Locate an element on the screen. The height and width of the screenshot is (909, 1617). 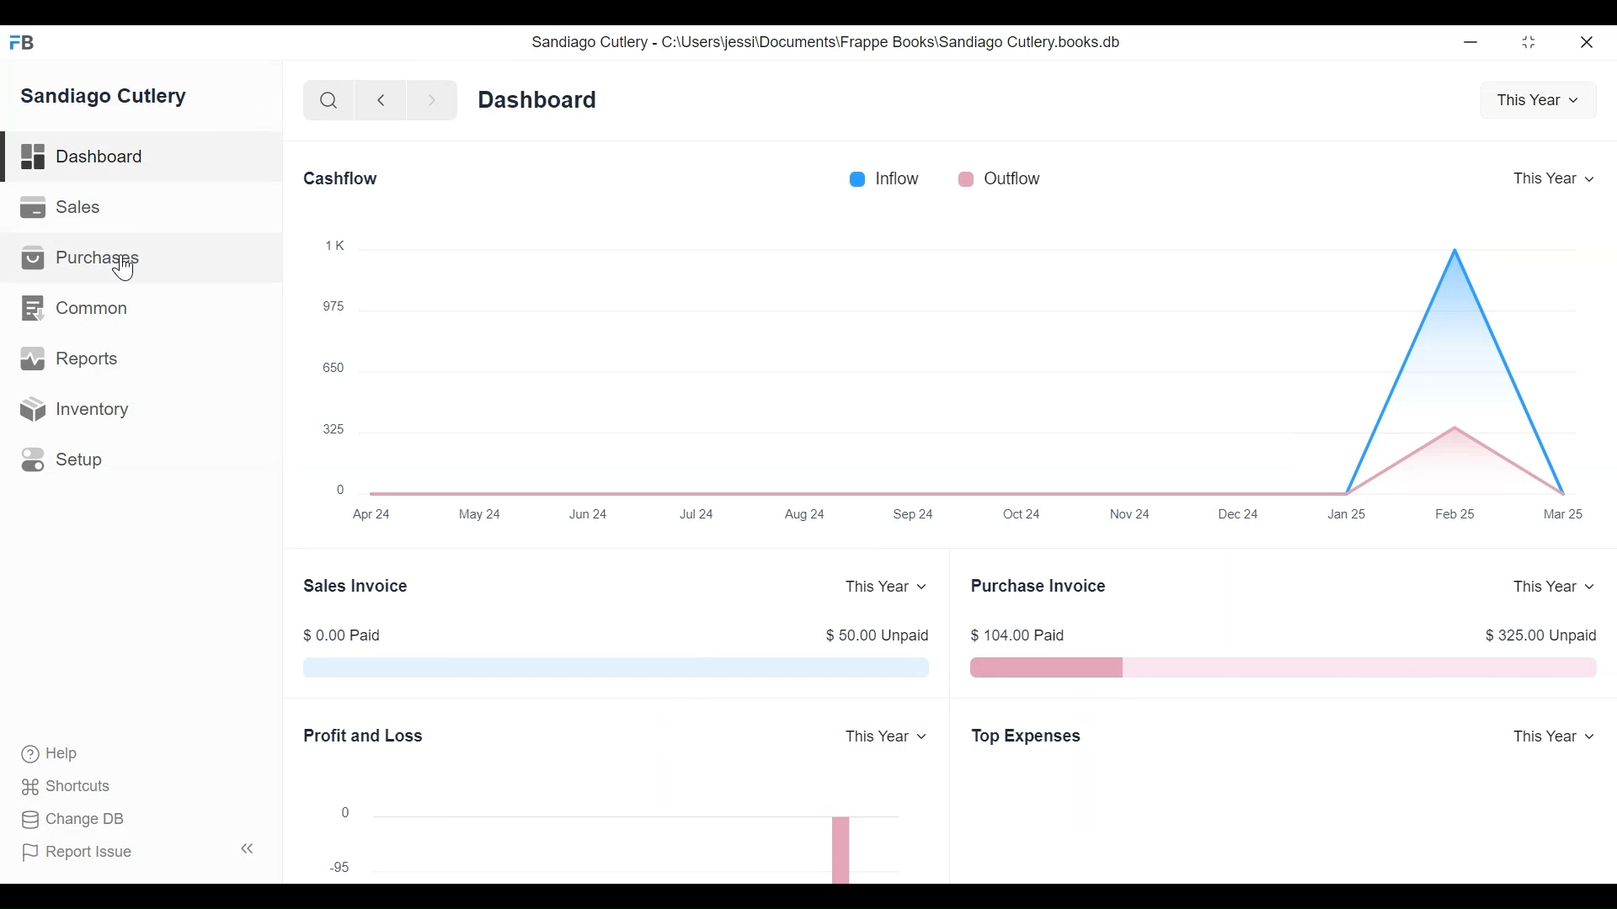
Mar 25 is located at coordinates (1566, 514).